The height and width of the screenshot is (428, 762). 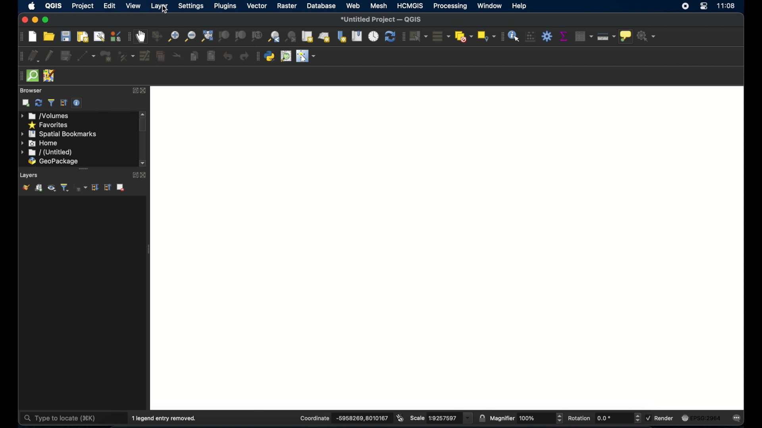 I want to click on zoom in, so click(x=173, y=36).